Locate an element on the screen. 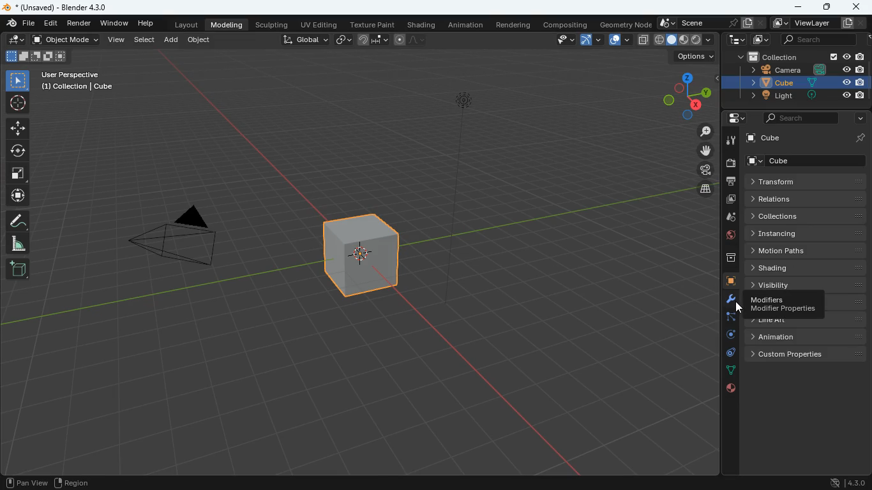  object mode is located at coordinates (65, 39).